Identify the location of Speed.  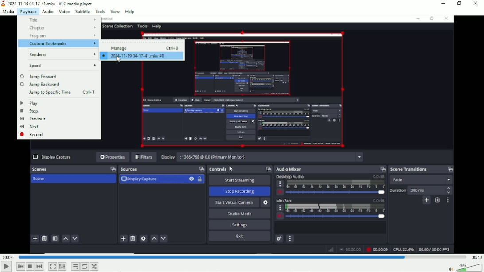
(62, 66).